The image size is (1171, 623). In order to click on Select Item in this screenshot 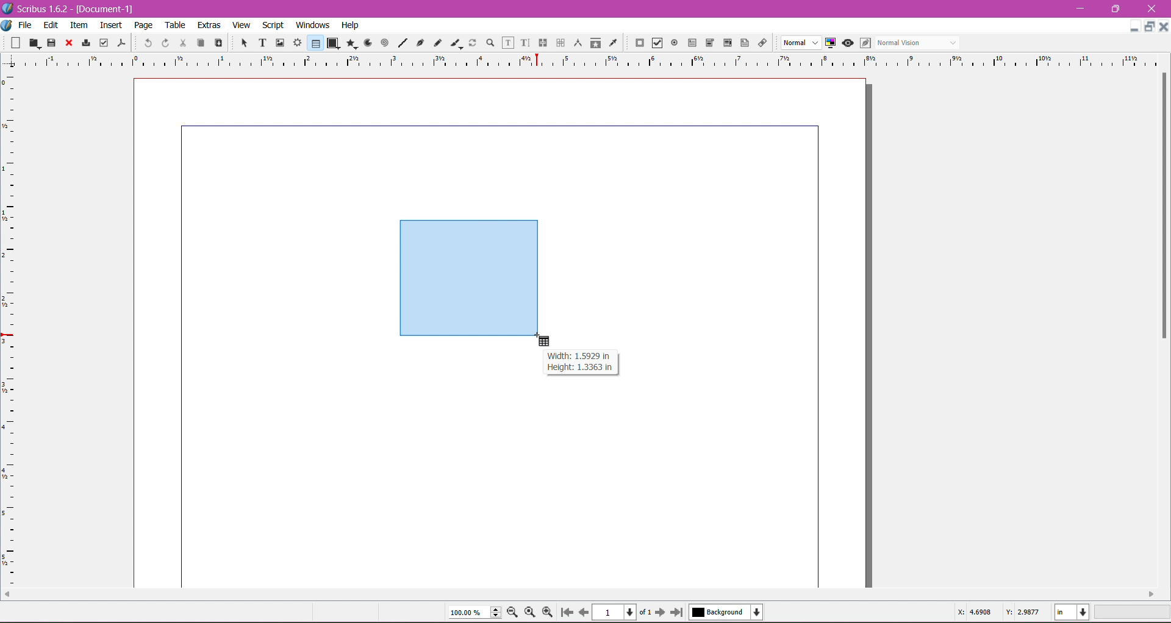, I will do `click(239, 42)`.